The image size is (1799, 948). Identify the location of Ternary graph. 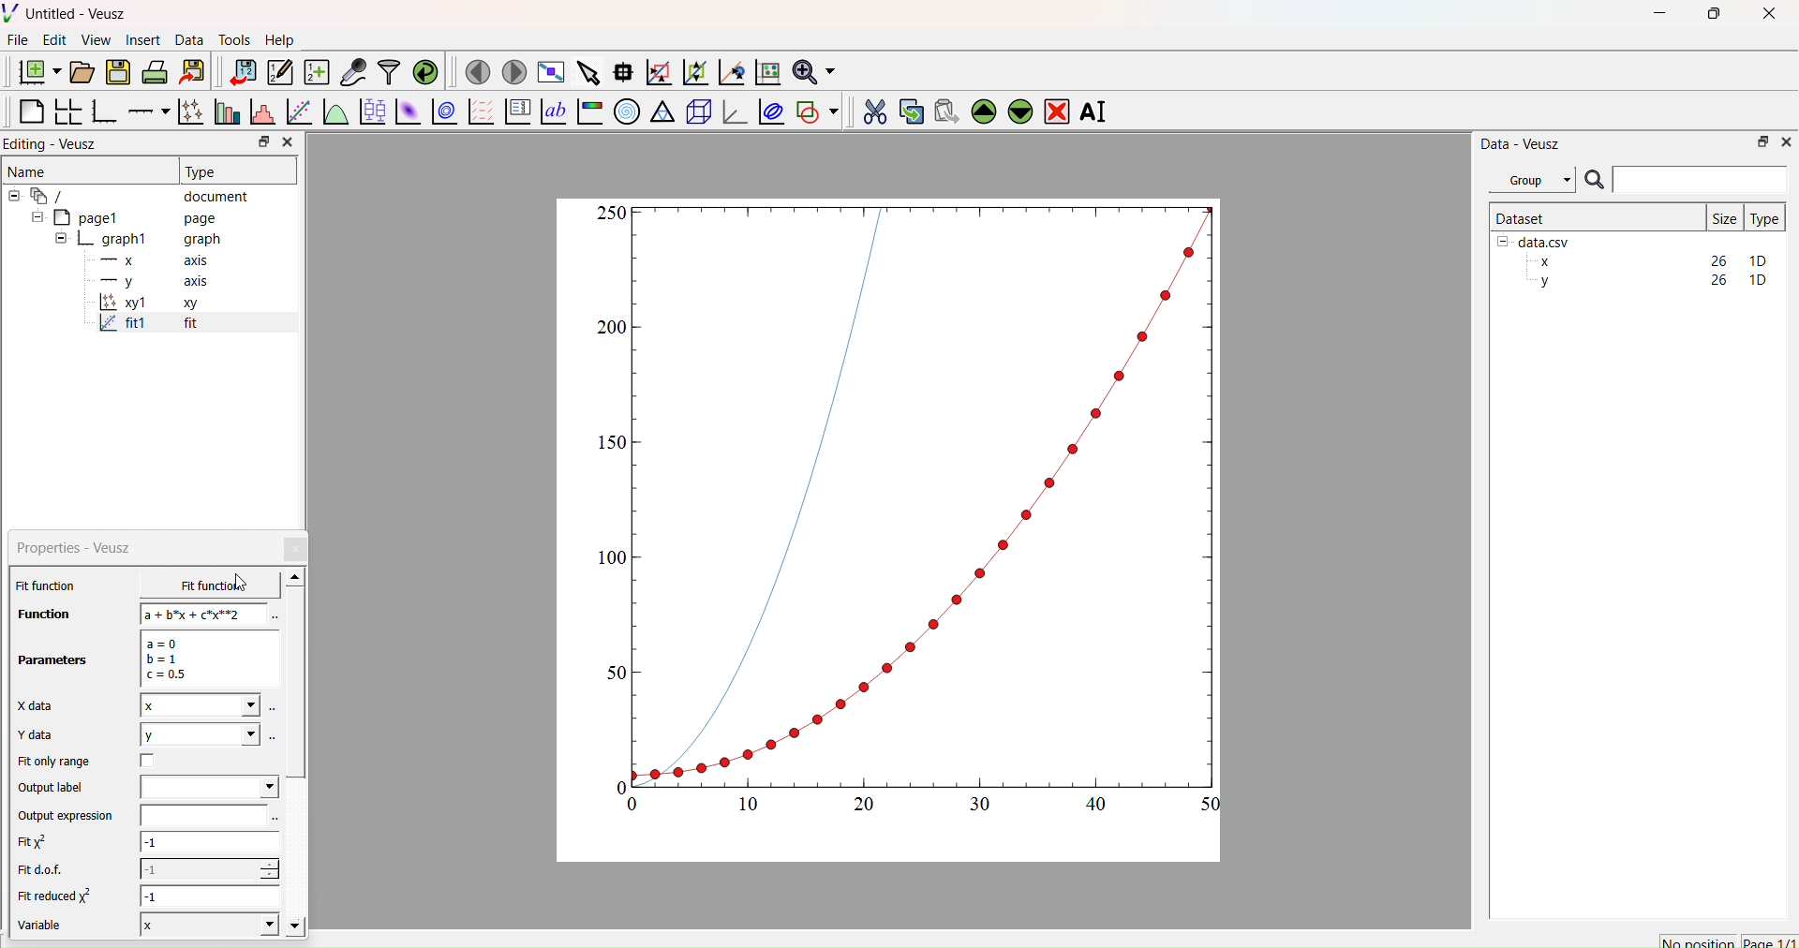
(663, 111).